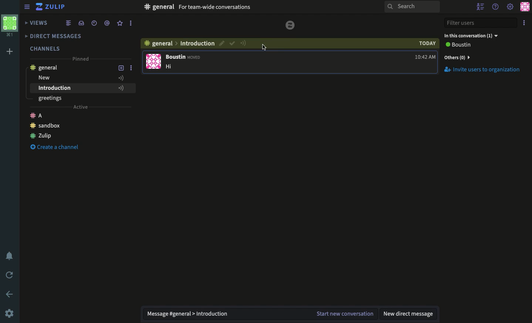  Describe the element at coordinates (60, 149) in the screenshot. I see `Create Channel` at that location.